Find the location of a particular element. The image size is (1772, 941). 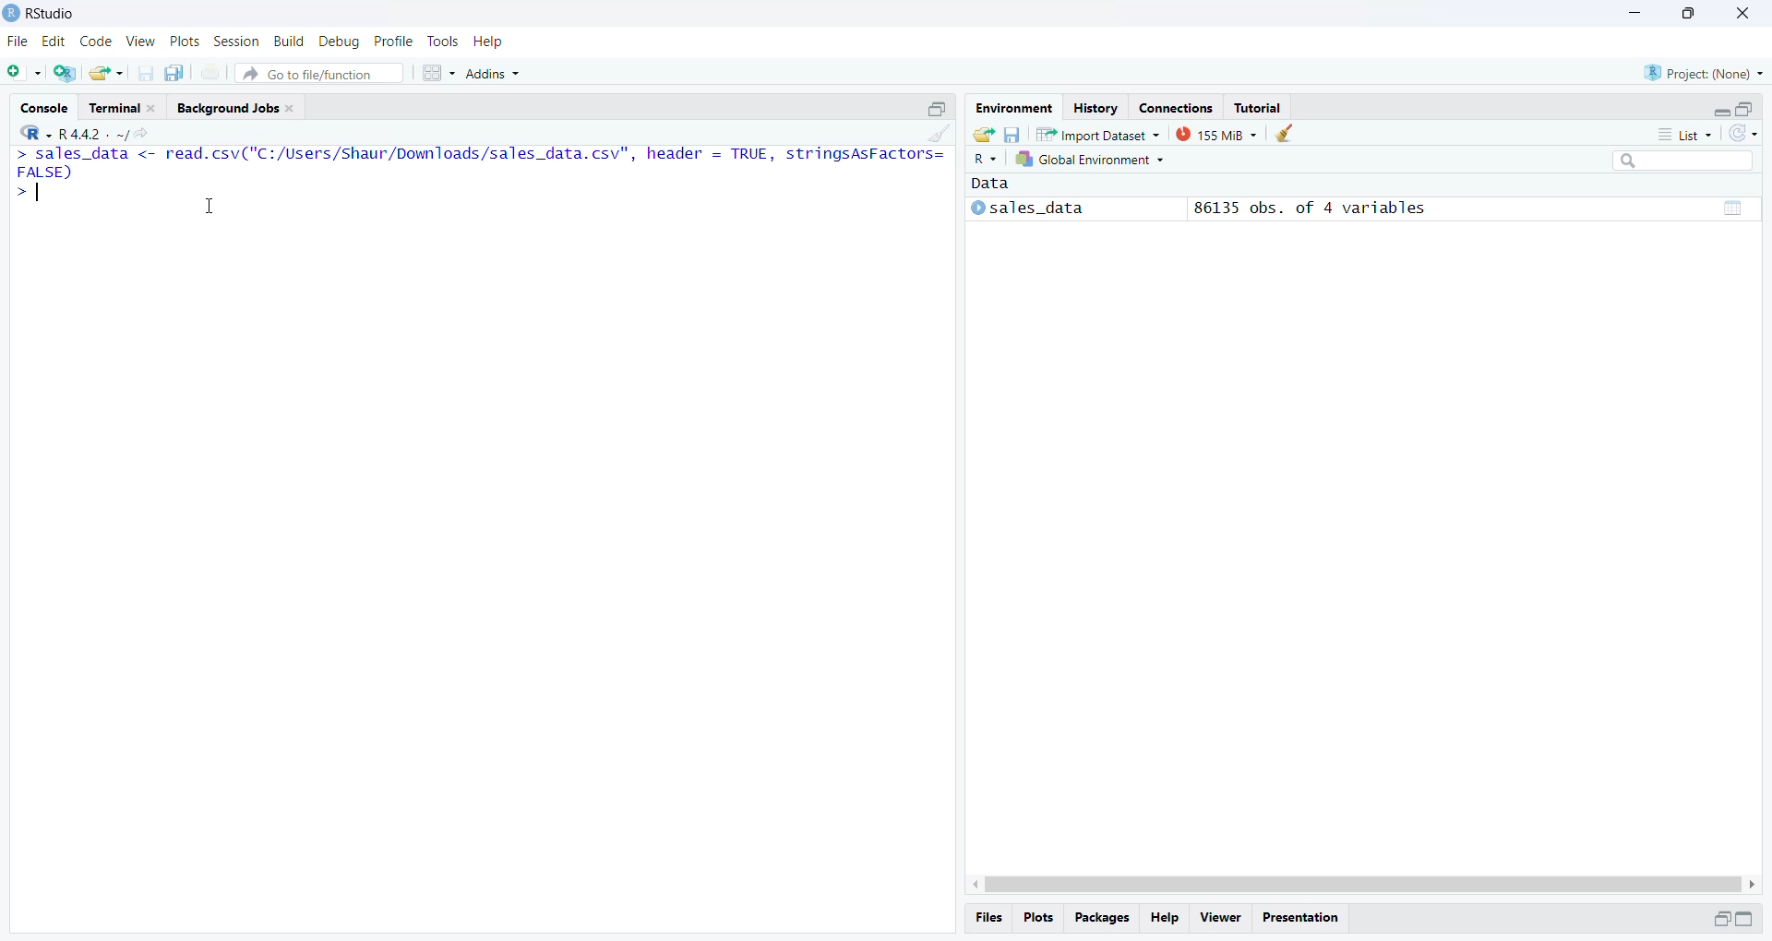

Presentation is located at coordinates (1303, 918).